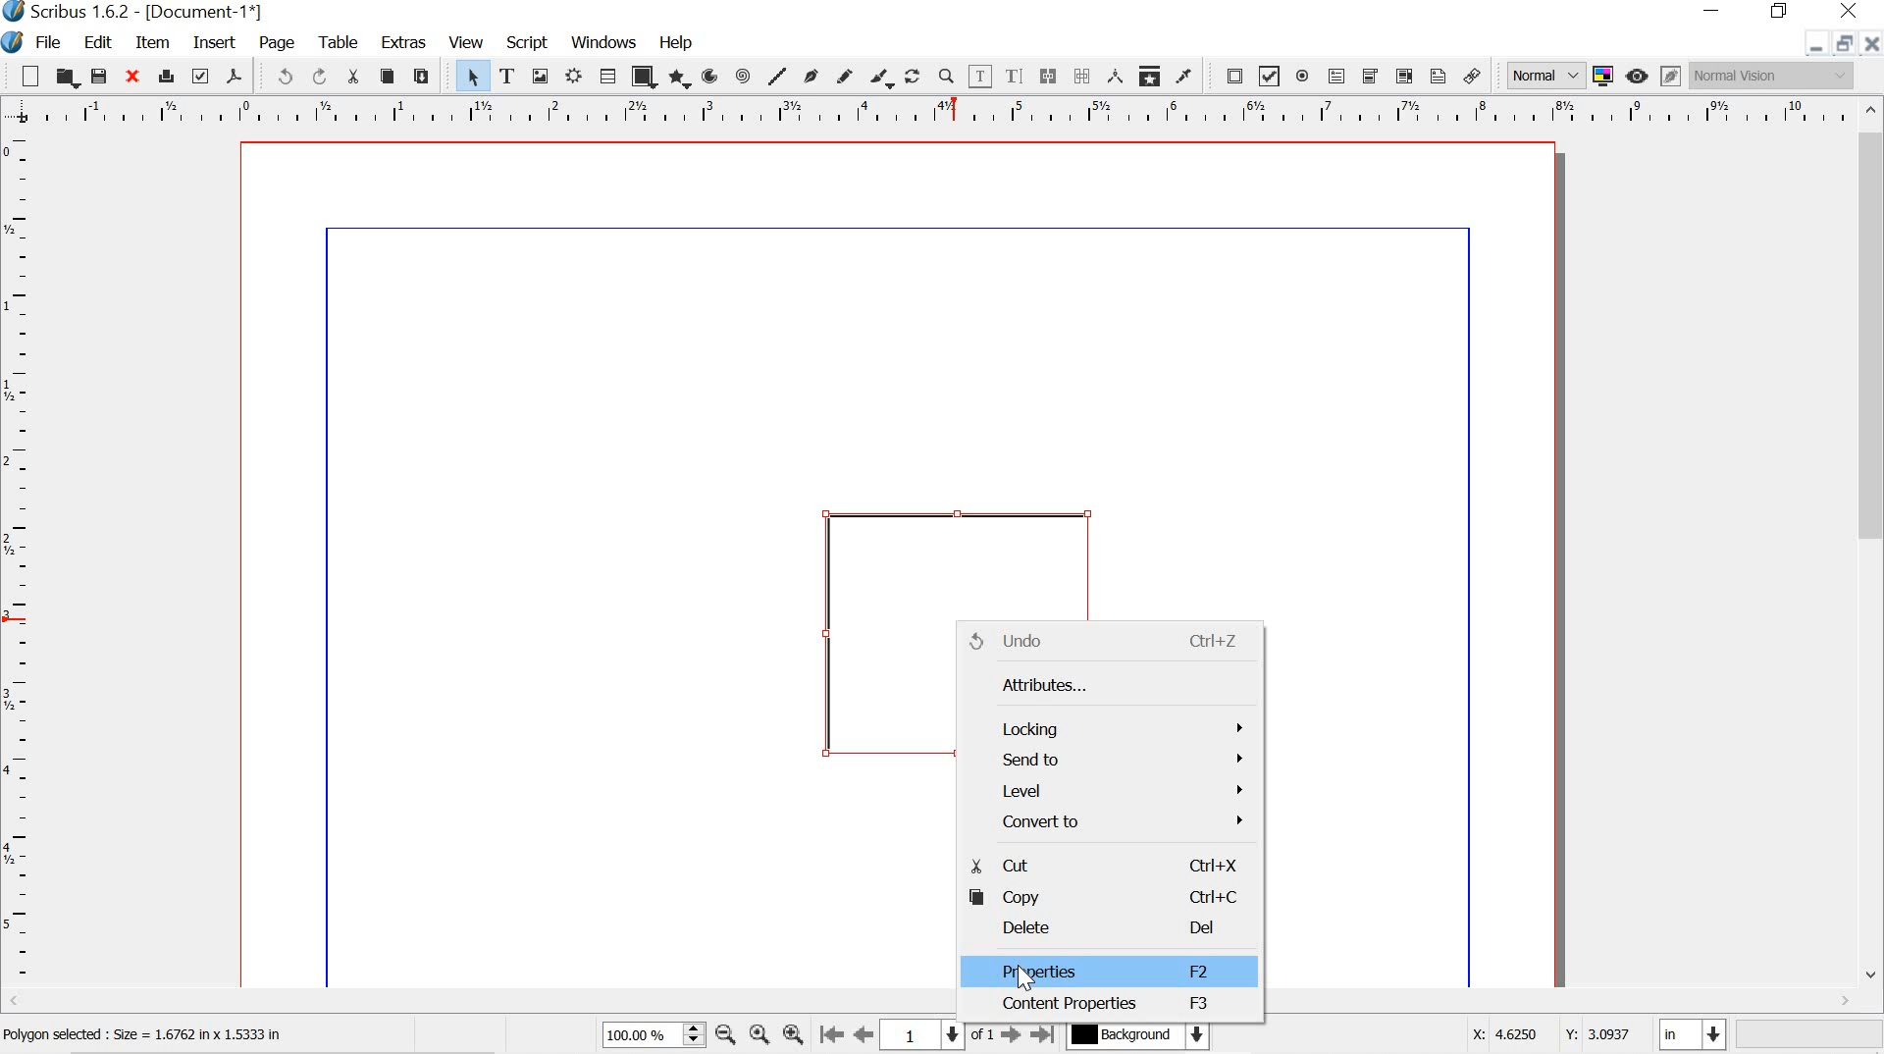 This screenshot has height=1054, width=1884. Describe the element at coordinates (1018, 76) in the screenshot. I see `edit text with story editor` at that location.